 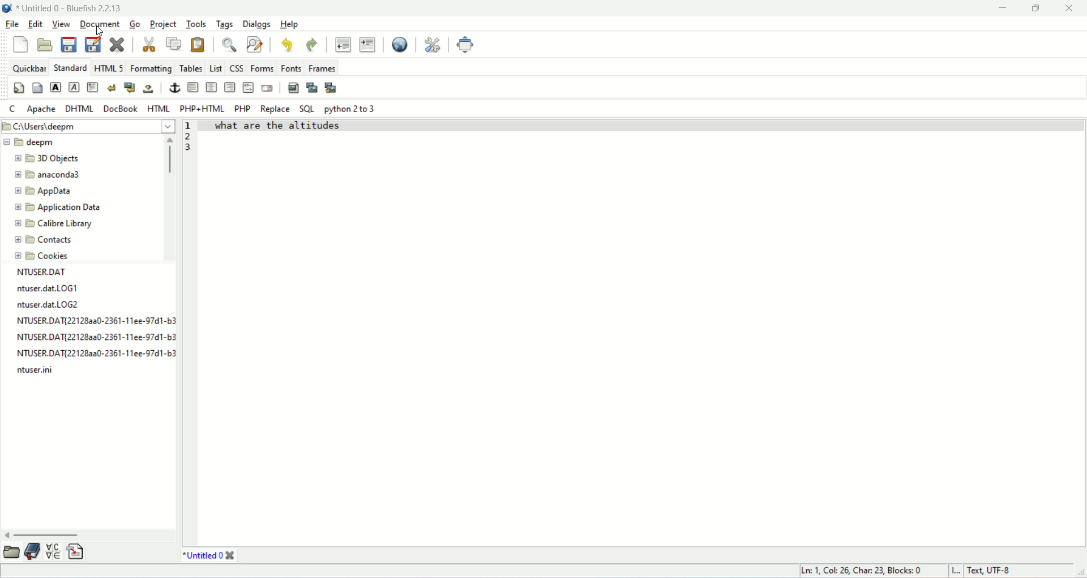 I want to click on cut, so click(x=151, y=45).